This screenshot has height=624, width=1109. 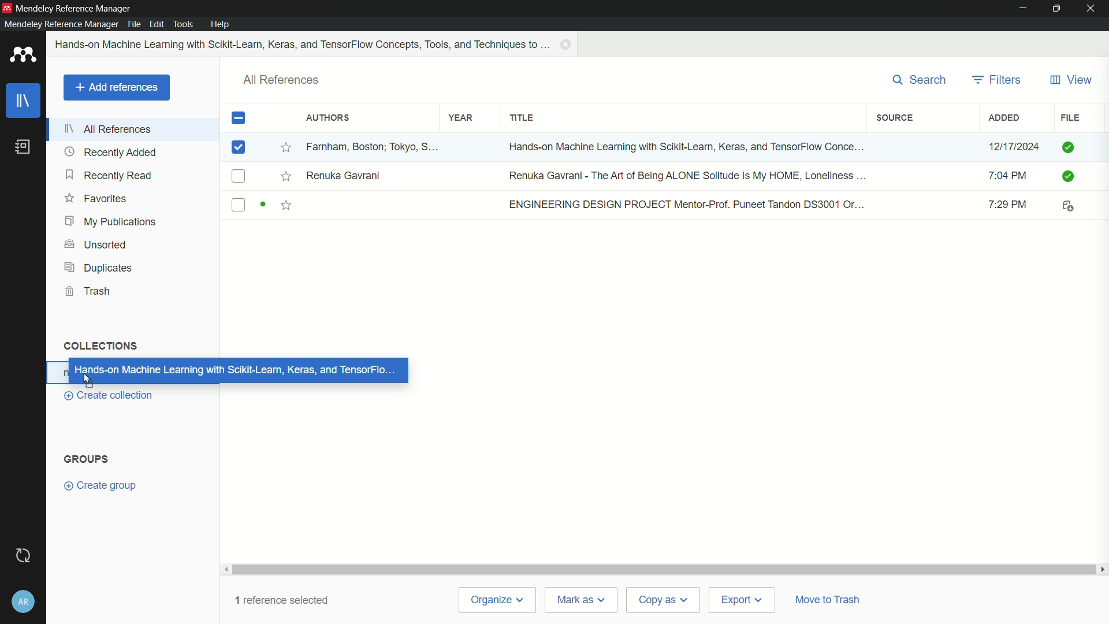 I want to click on source, so click(x=896, y=117).